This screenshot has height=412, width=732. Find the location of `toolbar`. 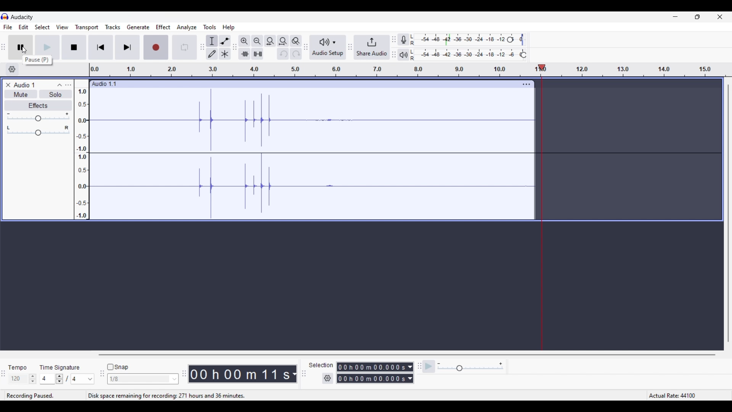

toolbar is located at coordinates (350, 47).